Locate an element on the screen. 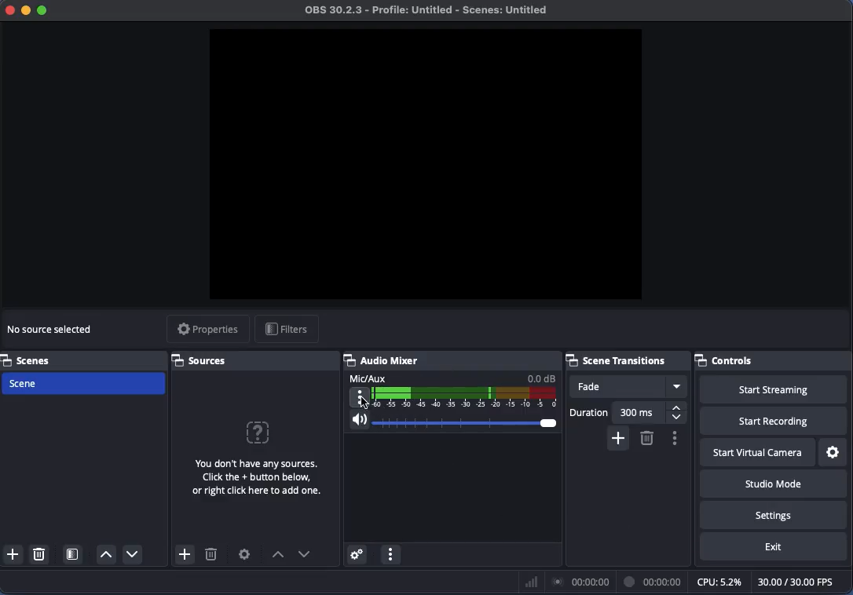 Image resolution: width=853 pixels, height=595 pixels. Scenes is located at coordinates (31, 359).